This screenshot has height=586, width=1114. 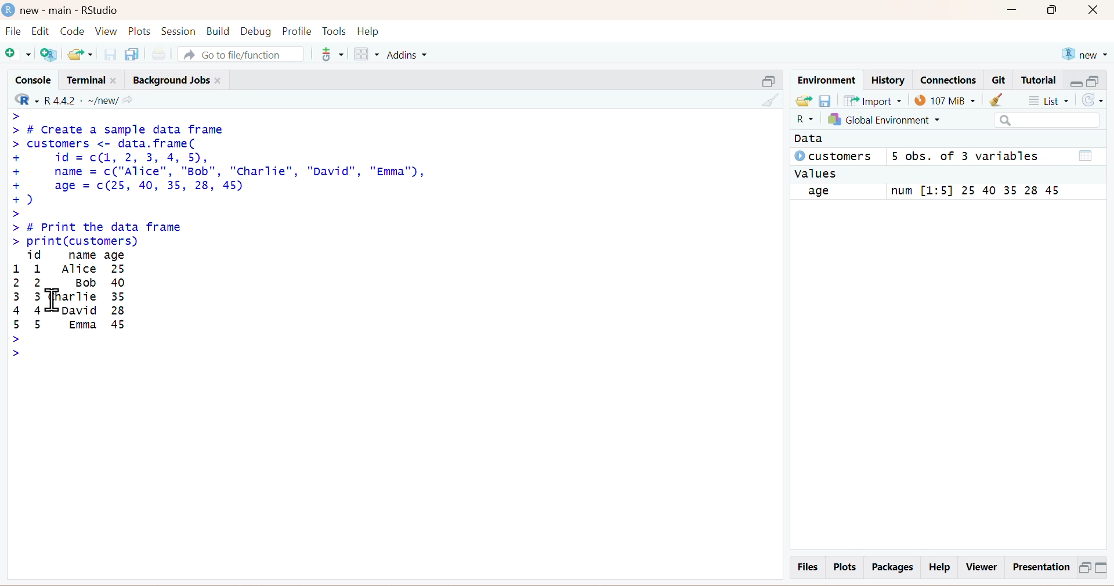 I want to click on Search bar, so click(x=1047, y=121).